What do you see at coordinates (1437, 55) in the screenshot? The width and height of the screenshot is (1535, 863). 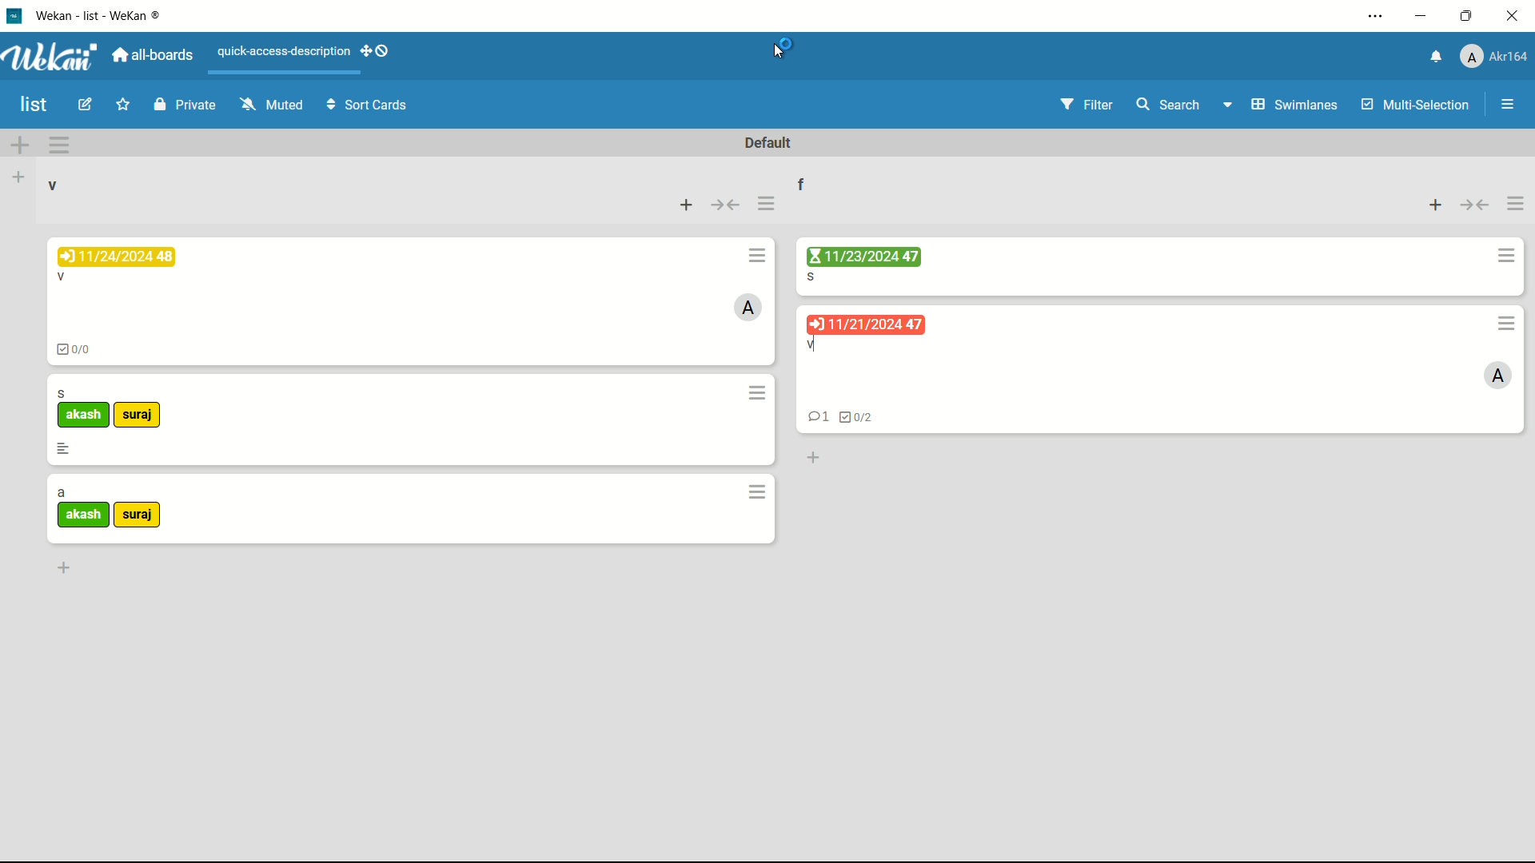 I see `notifications` at bounding box center [1437, 55].